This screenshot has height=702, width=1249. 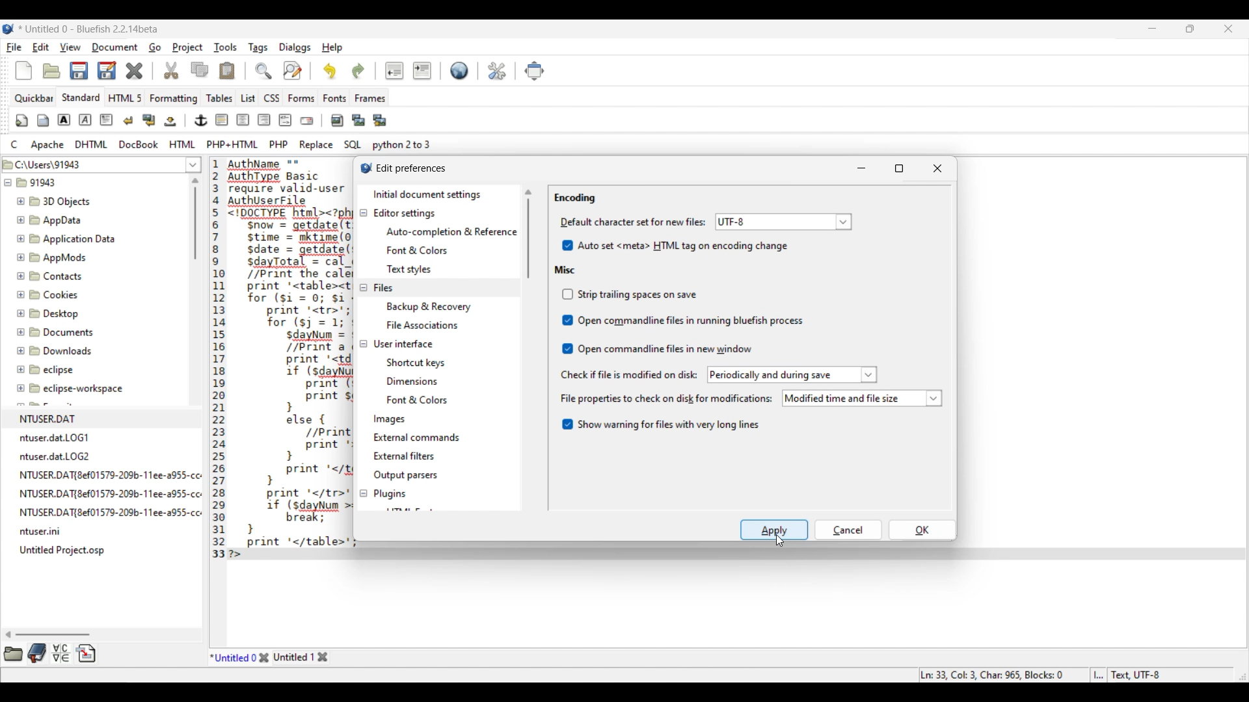 What do you see at coordinates (383, 288) in the screenshot?
I see `Files settings` at bounding box center [383, 288].